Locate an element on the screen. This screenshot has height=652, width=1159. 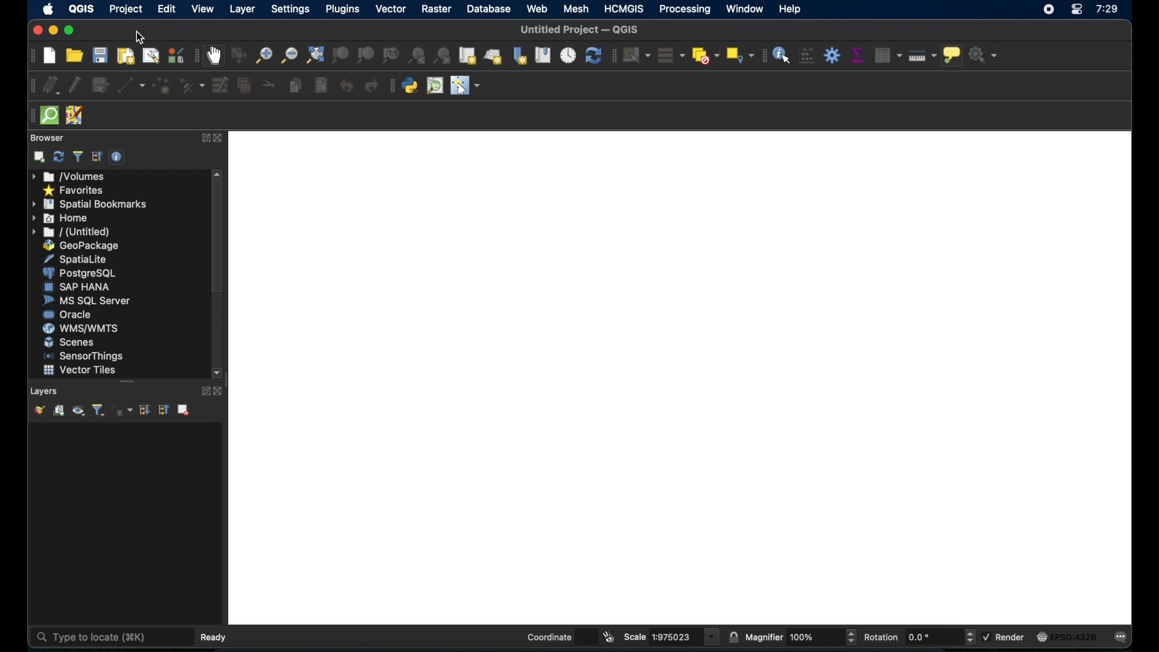
checked checkbox is located at coordinates (986, 636).